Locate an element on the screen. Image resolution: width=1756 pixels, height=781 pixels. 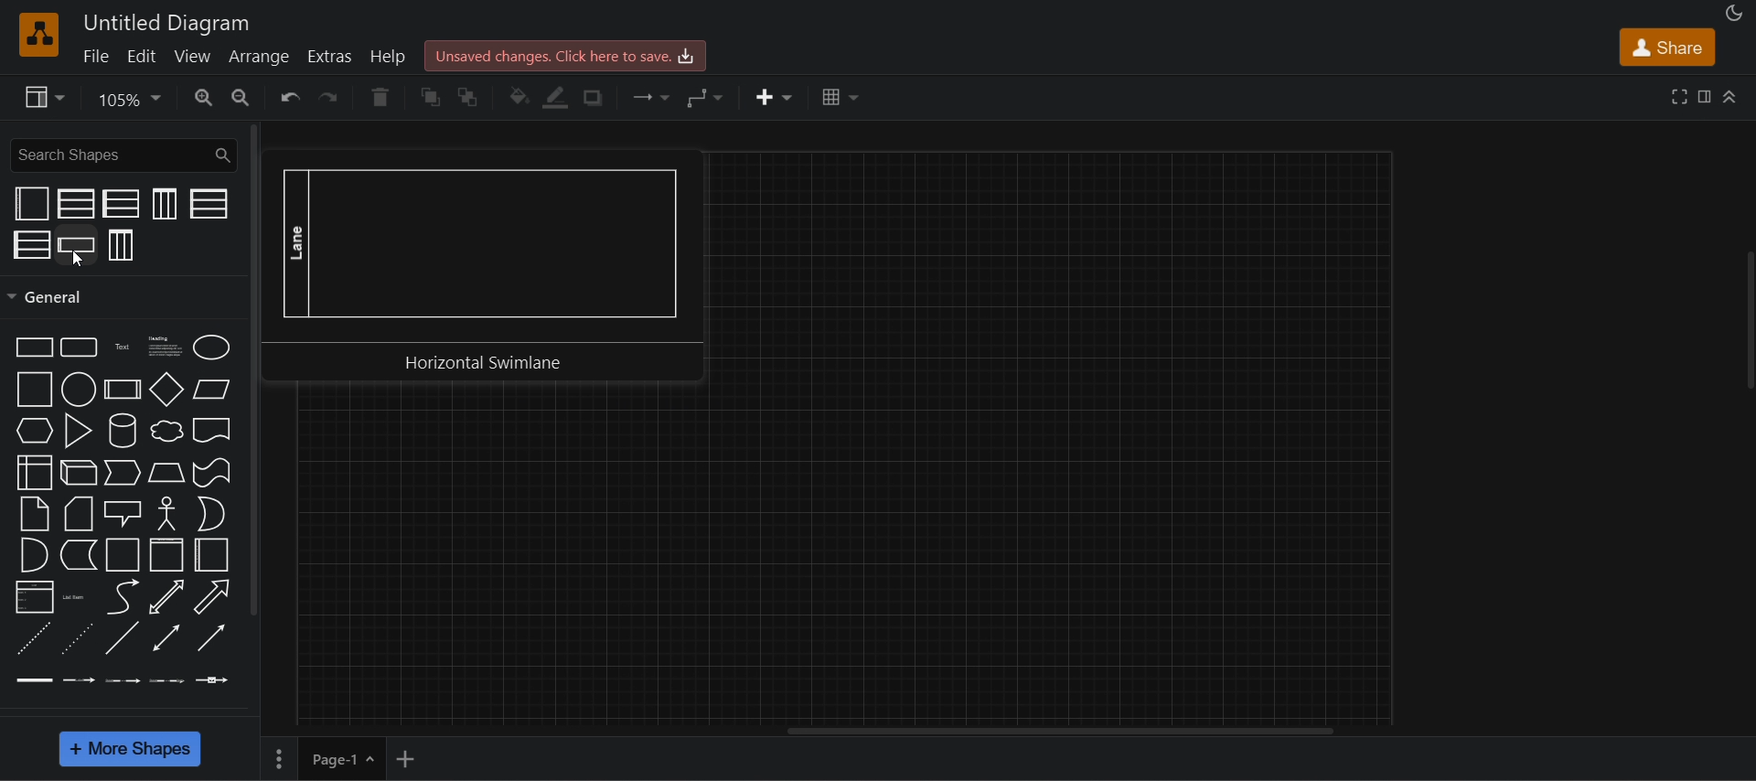
directional connector  is located at coordinates (211, 638).